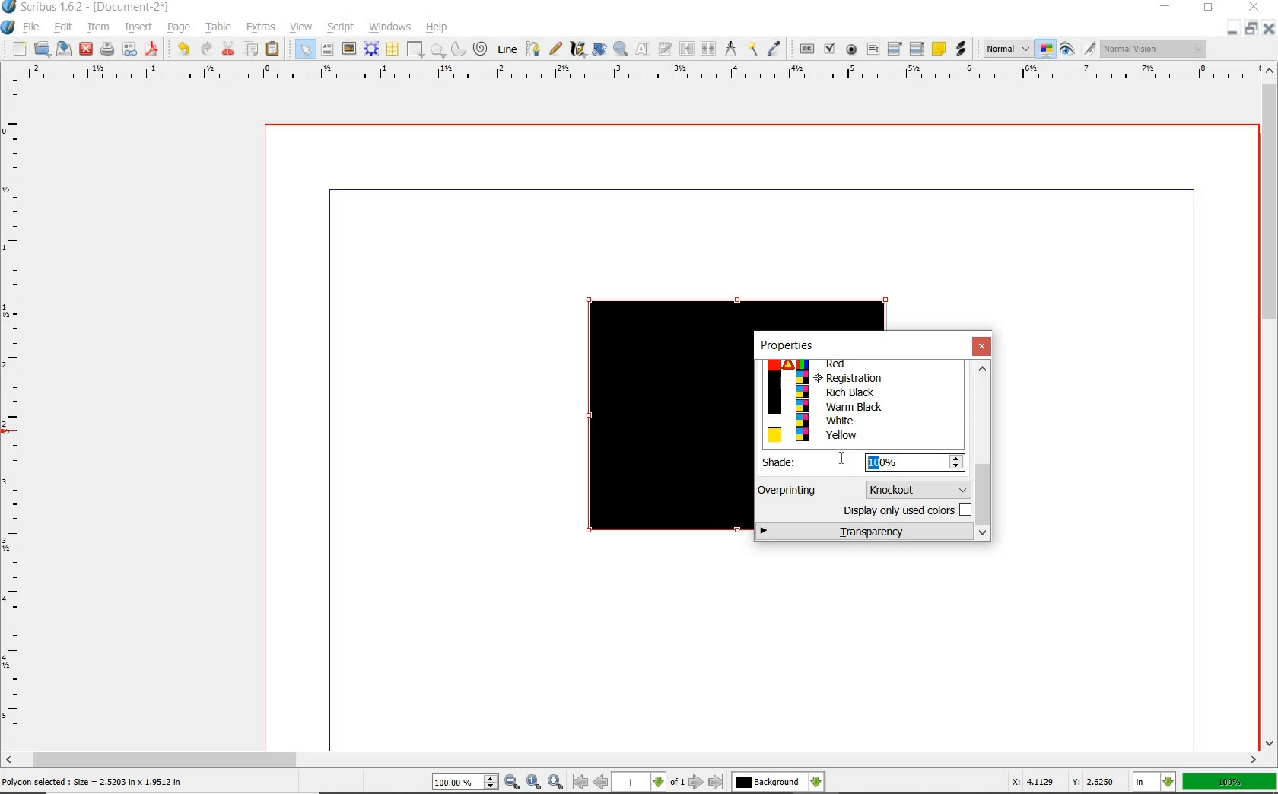 The width and height of the screenshot is (1278, 794). I want to click on render frame, so click(370, 49).